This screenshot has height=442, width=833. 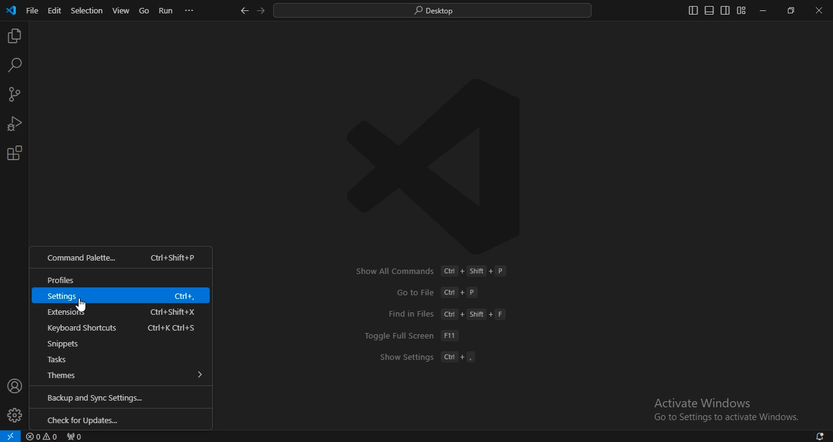 I want to click on go, so click(x=145, y=10).